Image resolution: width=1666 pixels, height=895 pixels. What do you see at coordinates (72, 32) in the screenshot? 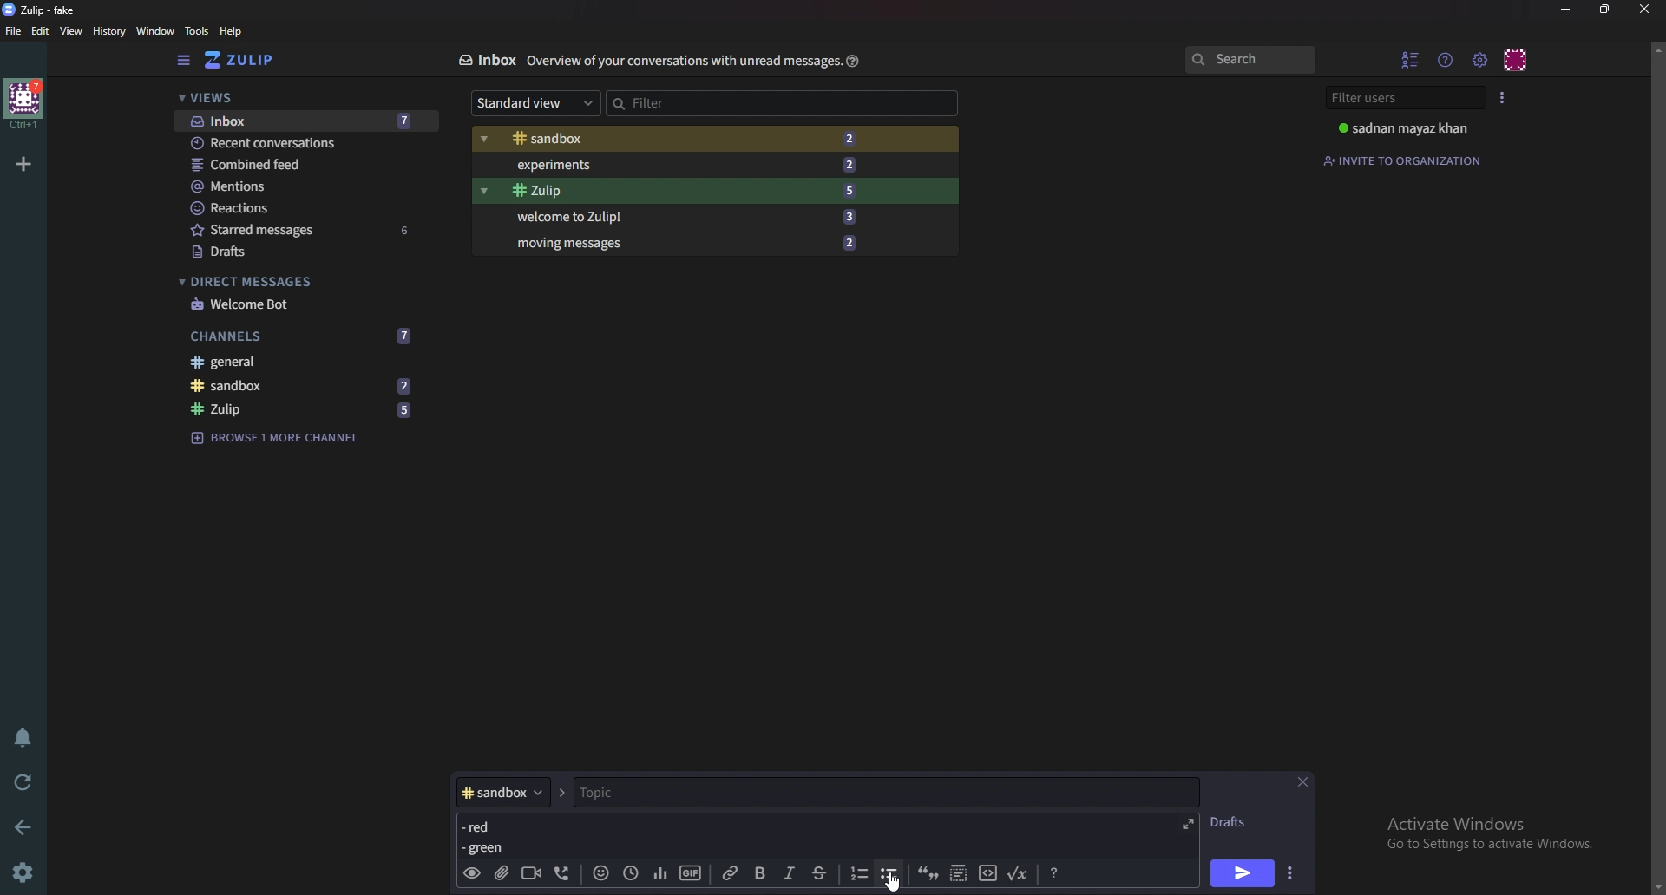
I see `View` at bounding box center [72, 32].